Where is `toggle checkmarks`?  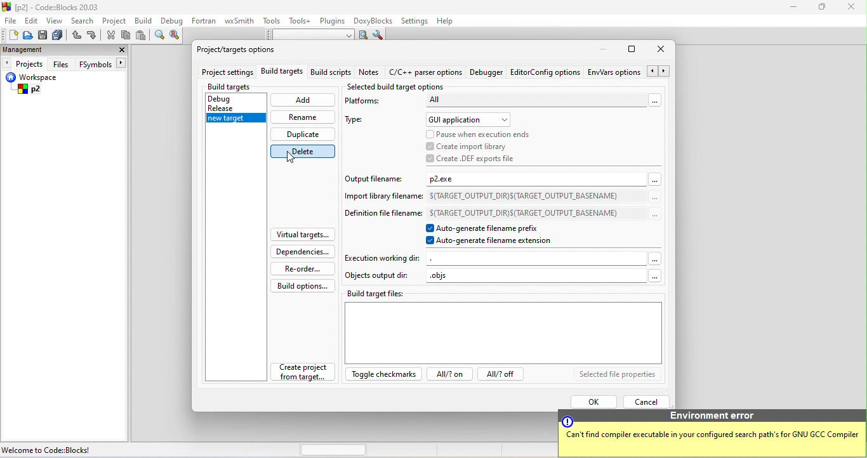 toggle checkmarks is located at coordinates (381, 376).